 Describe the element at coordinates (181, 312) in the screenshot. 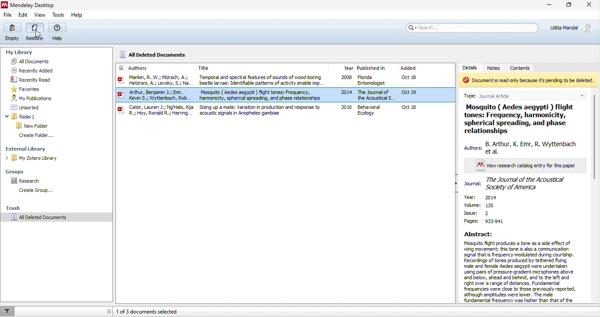

I see `1 of 3 documents selected` at that location.